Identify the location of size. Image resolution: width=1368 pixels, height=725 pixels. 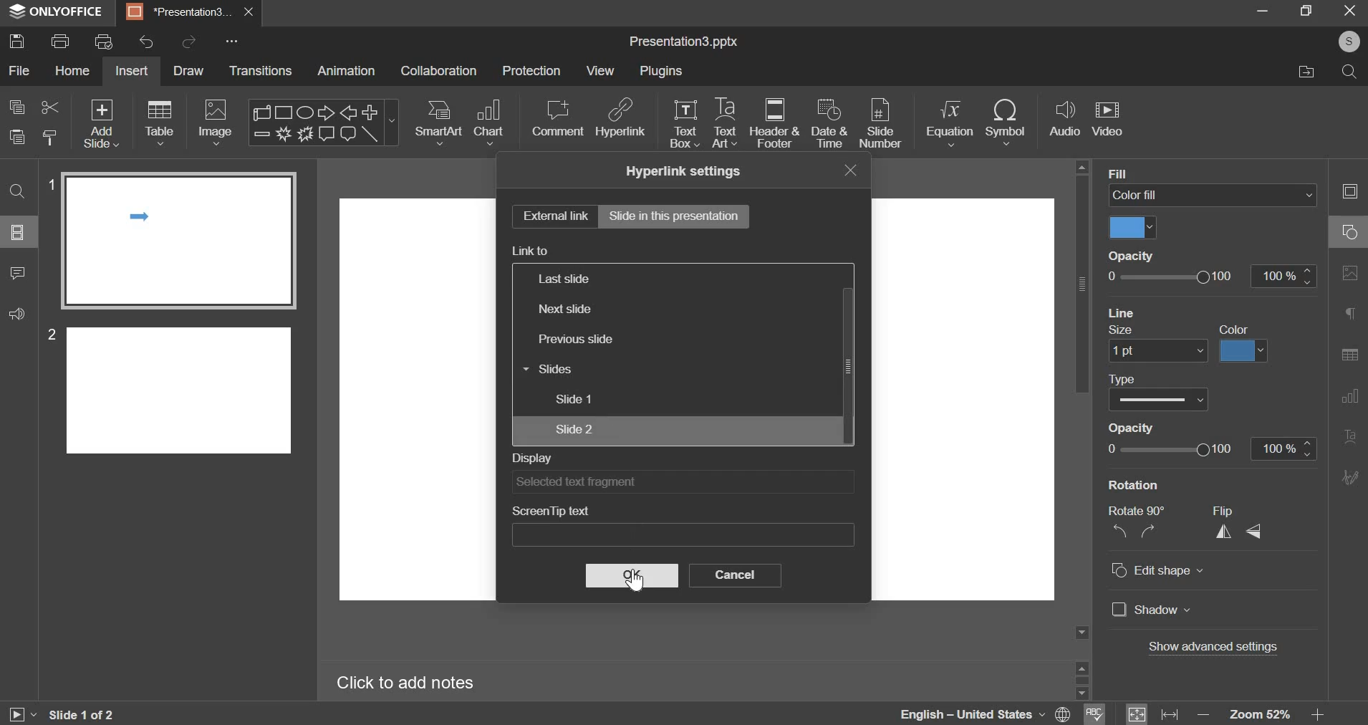
(1123, 331).